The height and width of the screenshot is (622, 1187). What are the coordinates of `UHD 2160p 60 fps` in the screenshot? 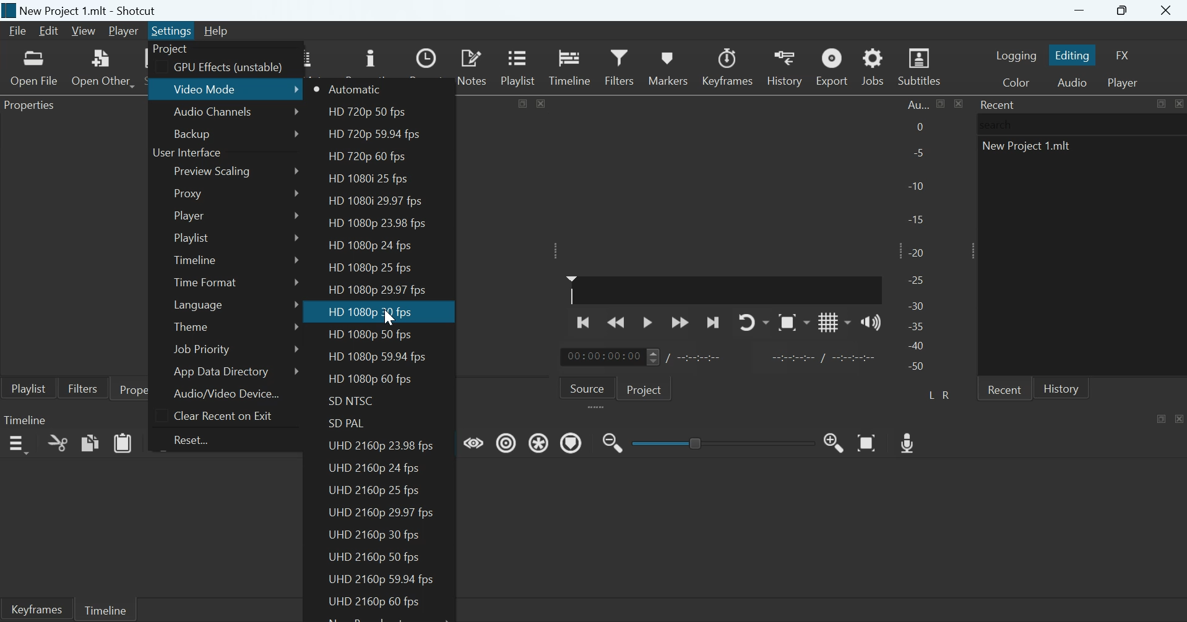 It's located at (369, 602).